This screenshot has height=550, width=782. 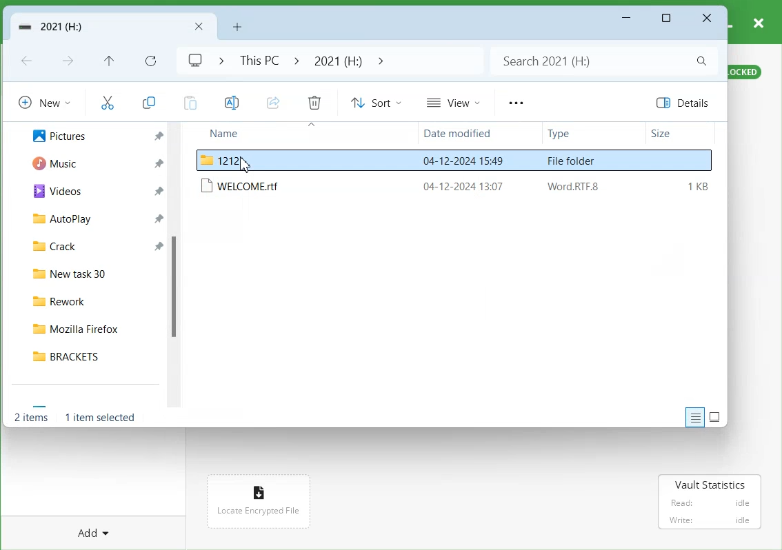 What do you see at coordinates (157, 248) in the screenshot?
I see `Pin a file` at bounding box center [157, 248].